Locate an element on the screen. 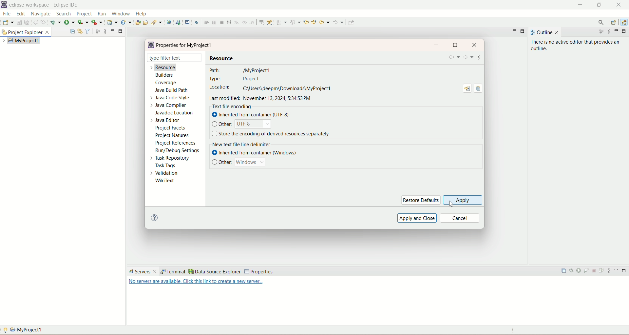 The height and width of the screenshot is (335, 629). run settings is located at coordinates (177, 151).